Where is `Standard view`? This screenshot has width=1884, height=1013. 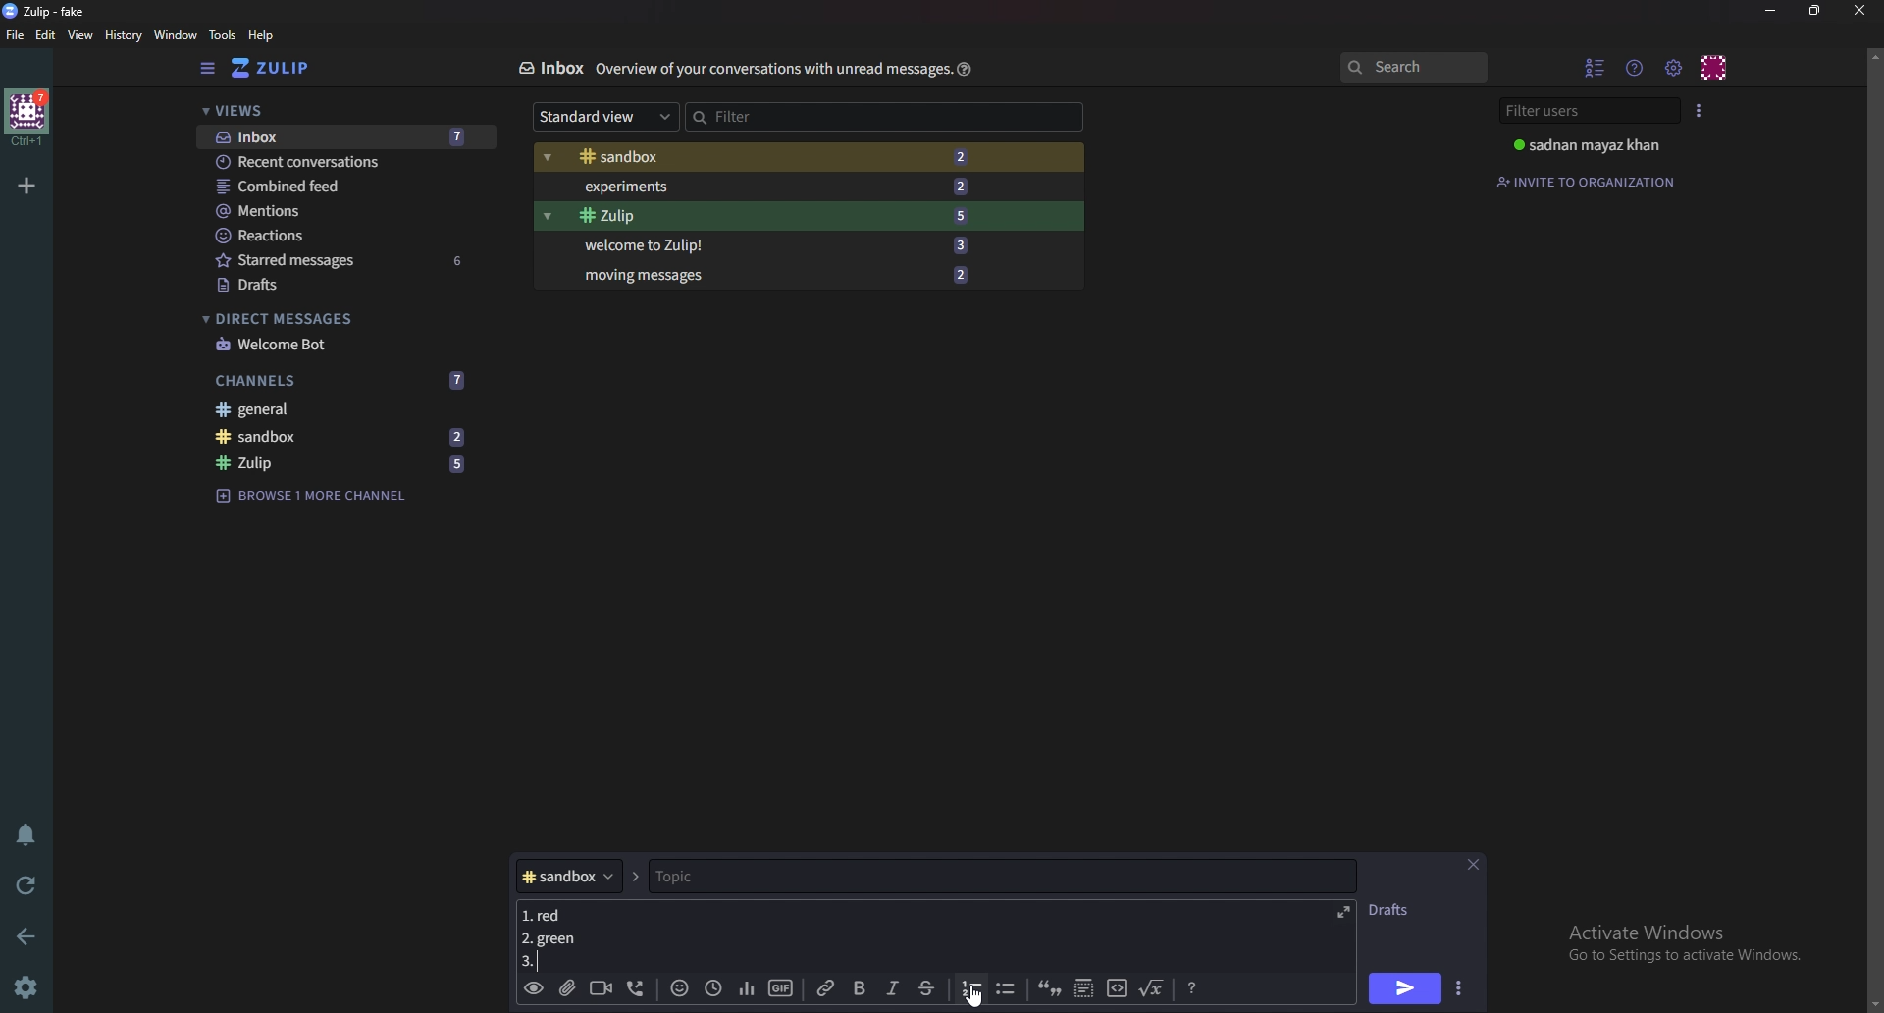 Standard view is located at coordinates (600, 118).